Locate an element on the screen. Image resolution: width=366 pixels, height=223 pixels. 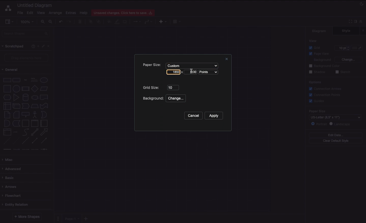
Rectangle is located at coordinates (7, 80).